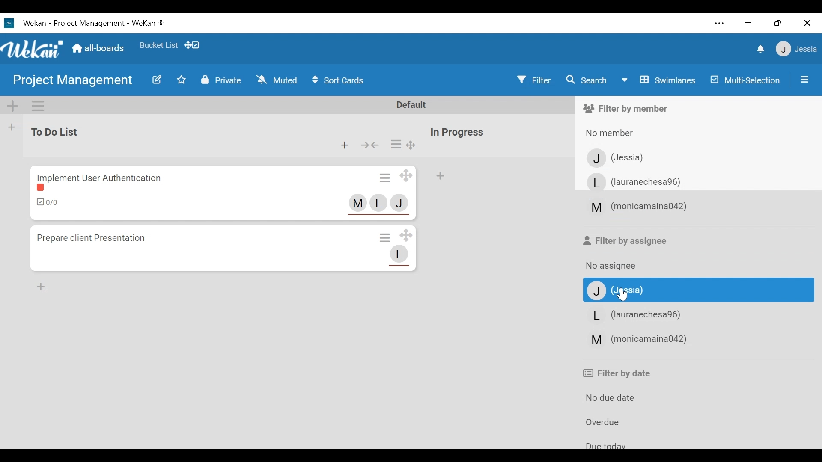 This screenshot has height=462, width=822. I want to click on Prepare client presentation, so click(98, 240).